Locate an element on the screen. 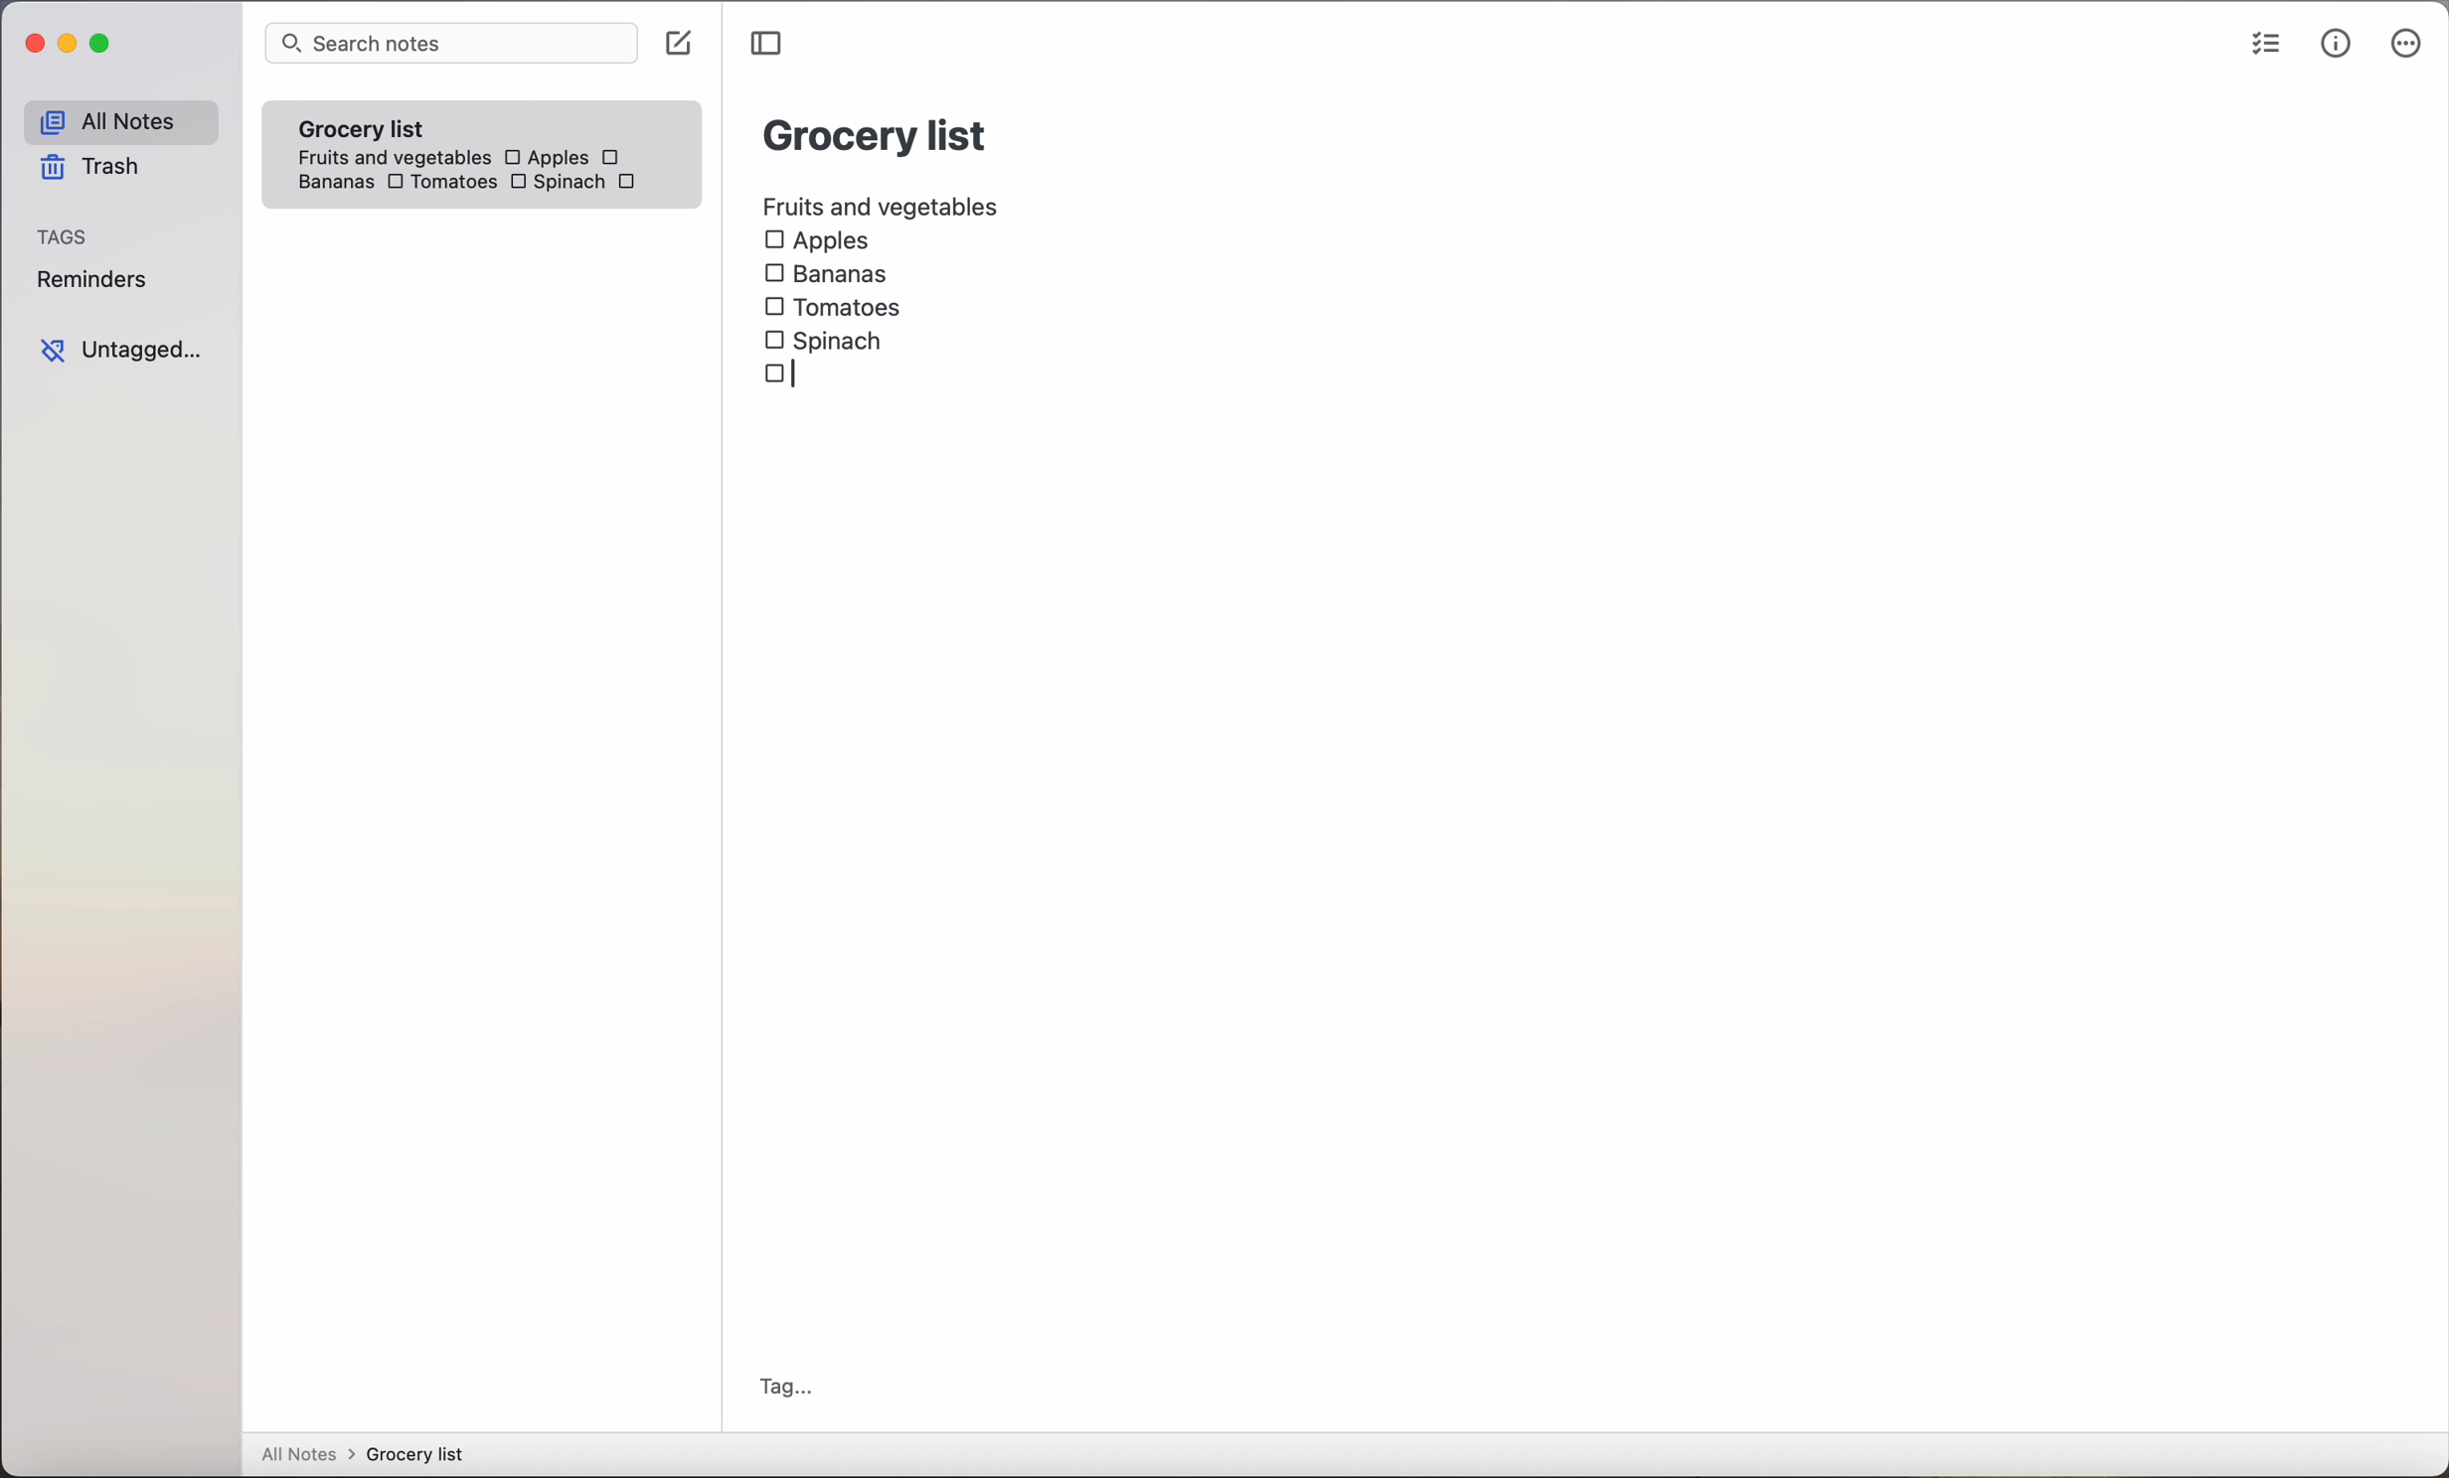 This screenshot has width=2449, height=1478. grocery list note fruits and vegetables is located at coordinates (387, 134).